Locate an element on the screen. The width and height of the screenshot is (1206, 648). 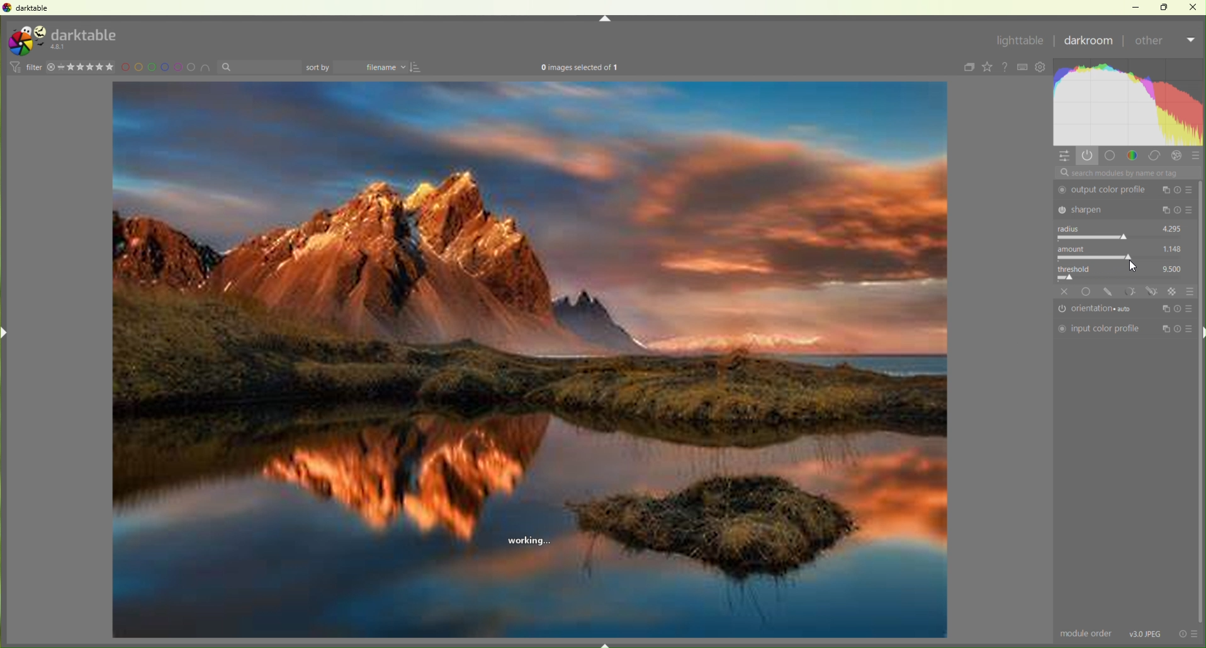
logo is located at coordinates (26, 41).